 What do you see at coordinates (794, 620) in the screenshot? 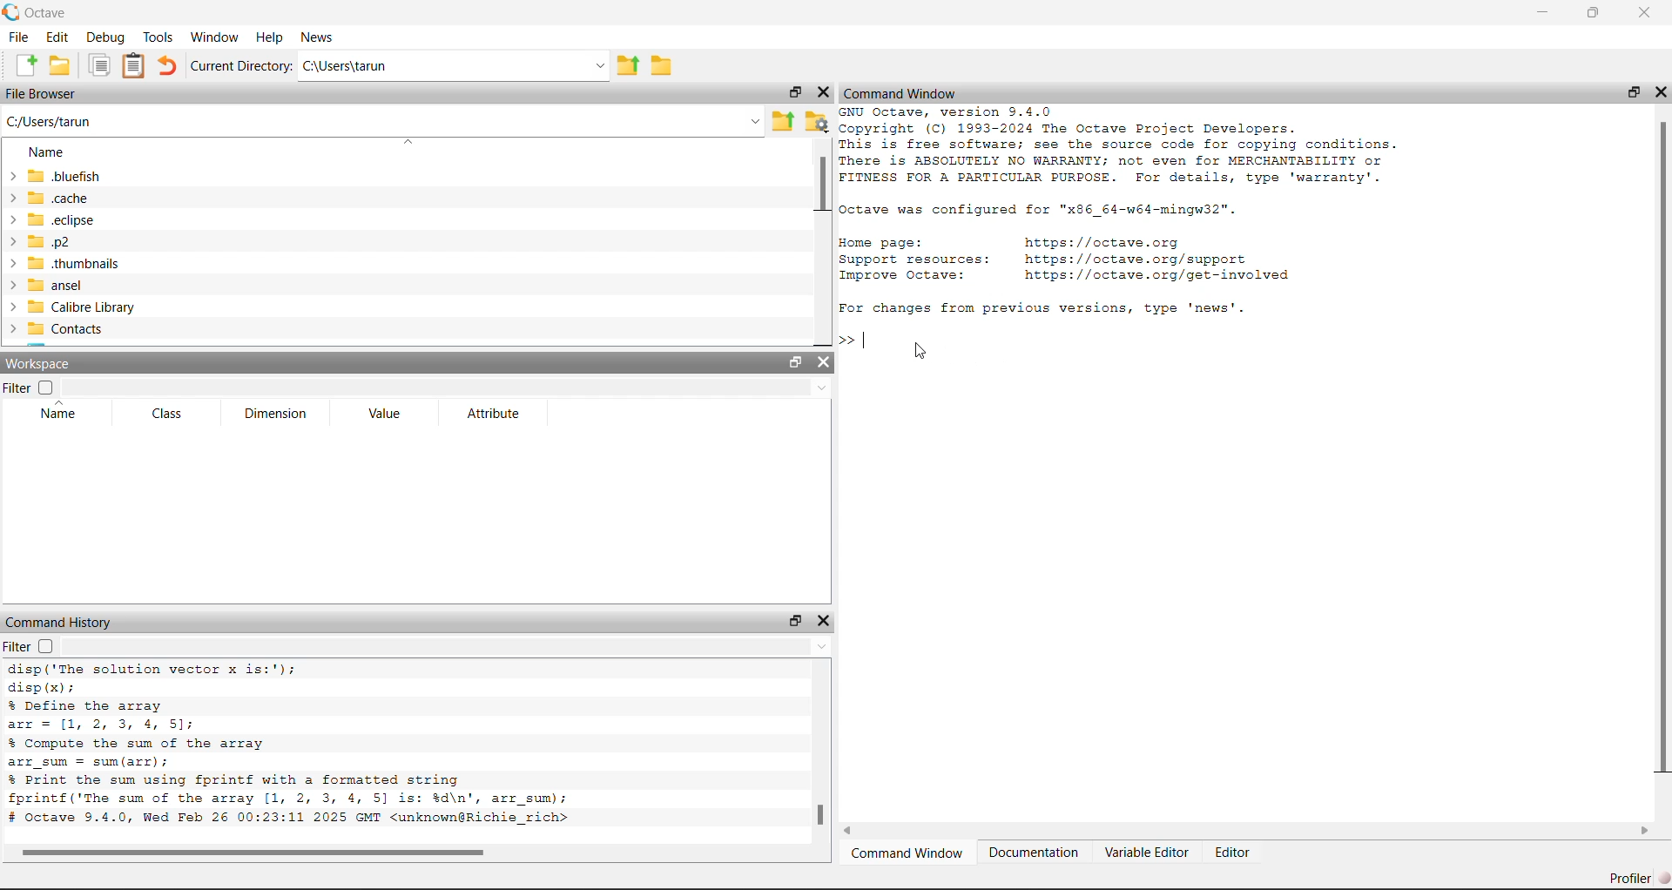
I see `Maximize` at bounding box center [794, 620].